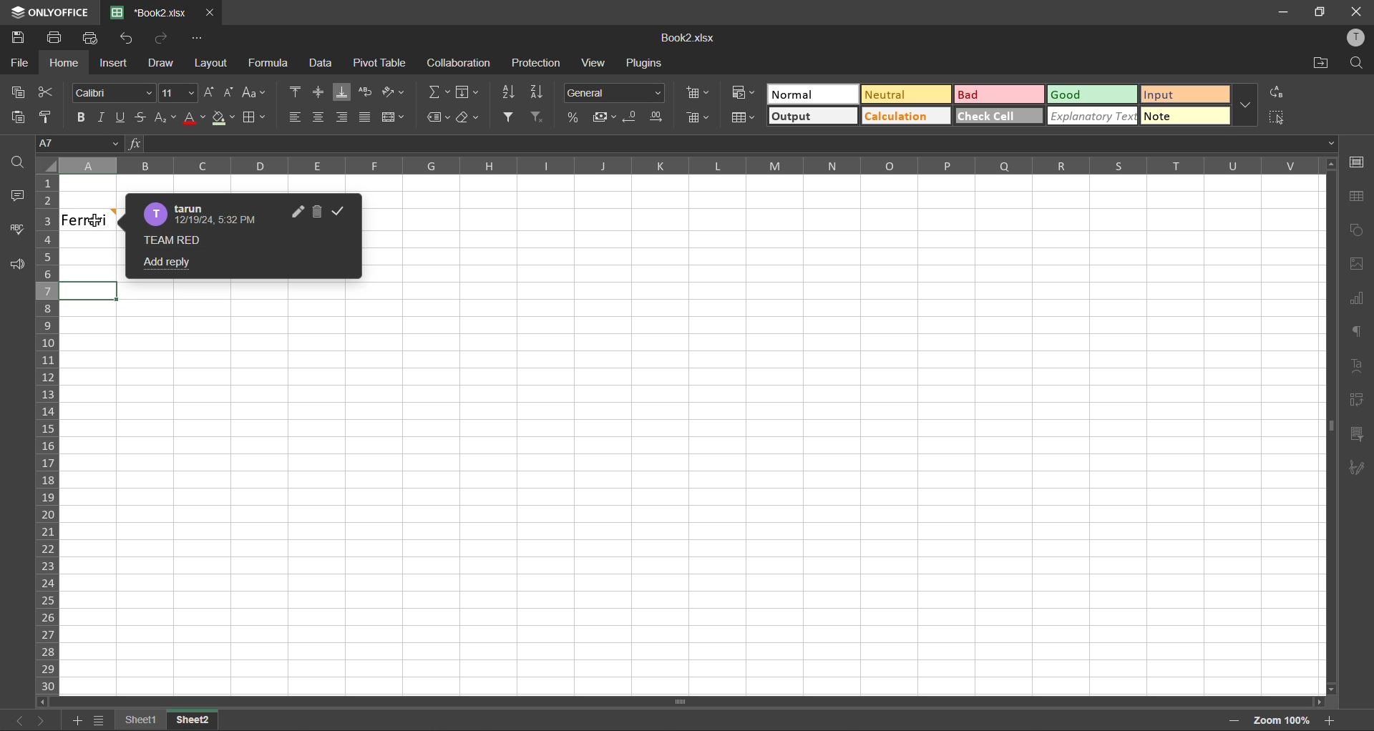  I want to click on copy style, so click(52, 117).